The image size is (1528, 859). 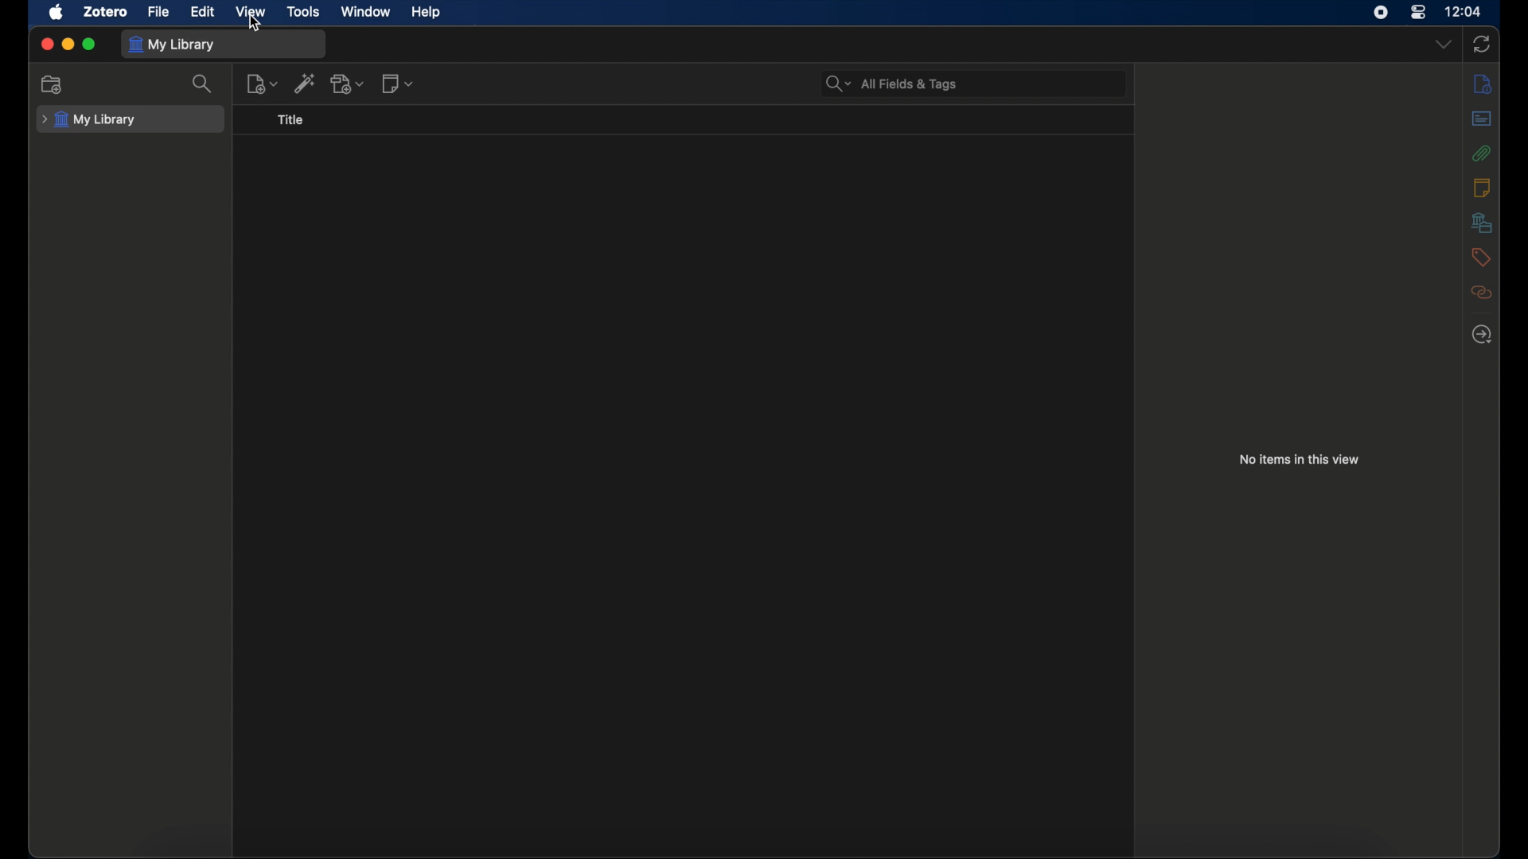 I want to click on related, so click(x=1482, y=293).